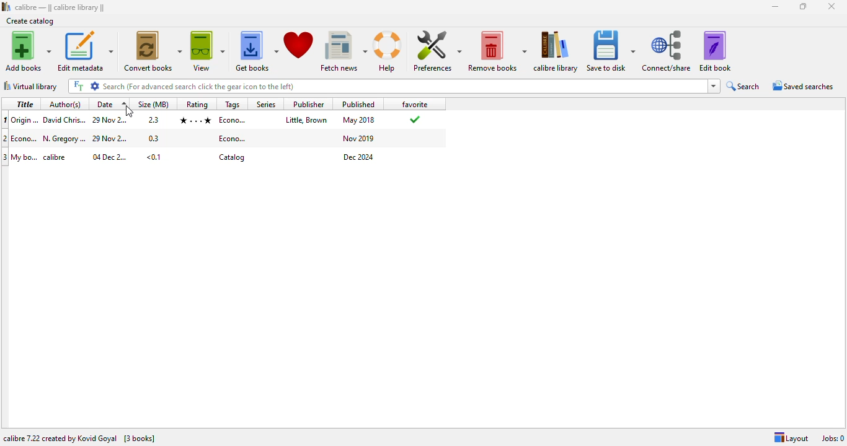  I want to click on author, so click(64, 138).